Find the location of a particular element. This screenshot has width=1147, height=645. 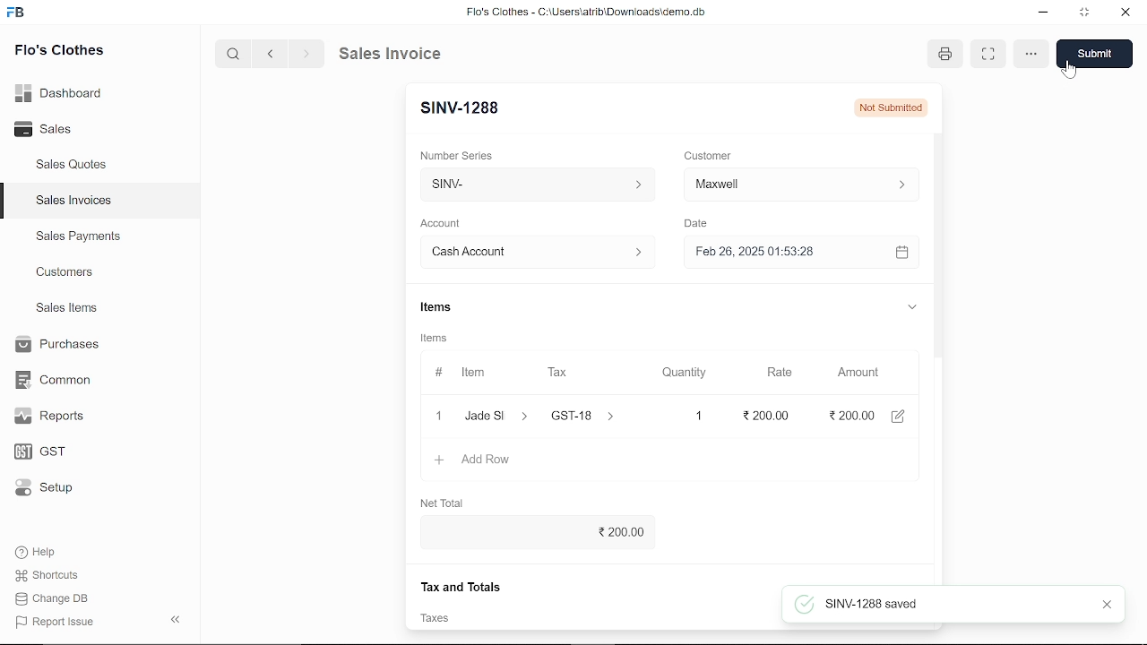

Sales Invoices is located at coordinates (80, 202).